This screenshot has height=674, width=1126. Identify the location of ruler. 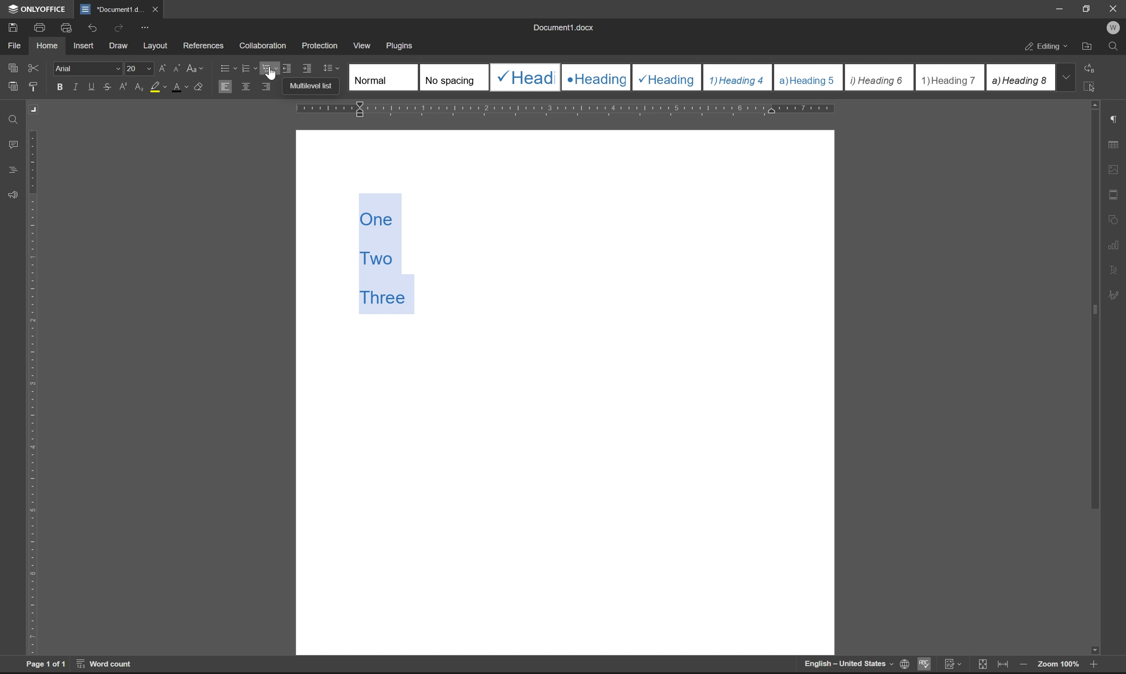
(33, 392).